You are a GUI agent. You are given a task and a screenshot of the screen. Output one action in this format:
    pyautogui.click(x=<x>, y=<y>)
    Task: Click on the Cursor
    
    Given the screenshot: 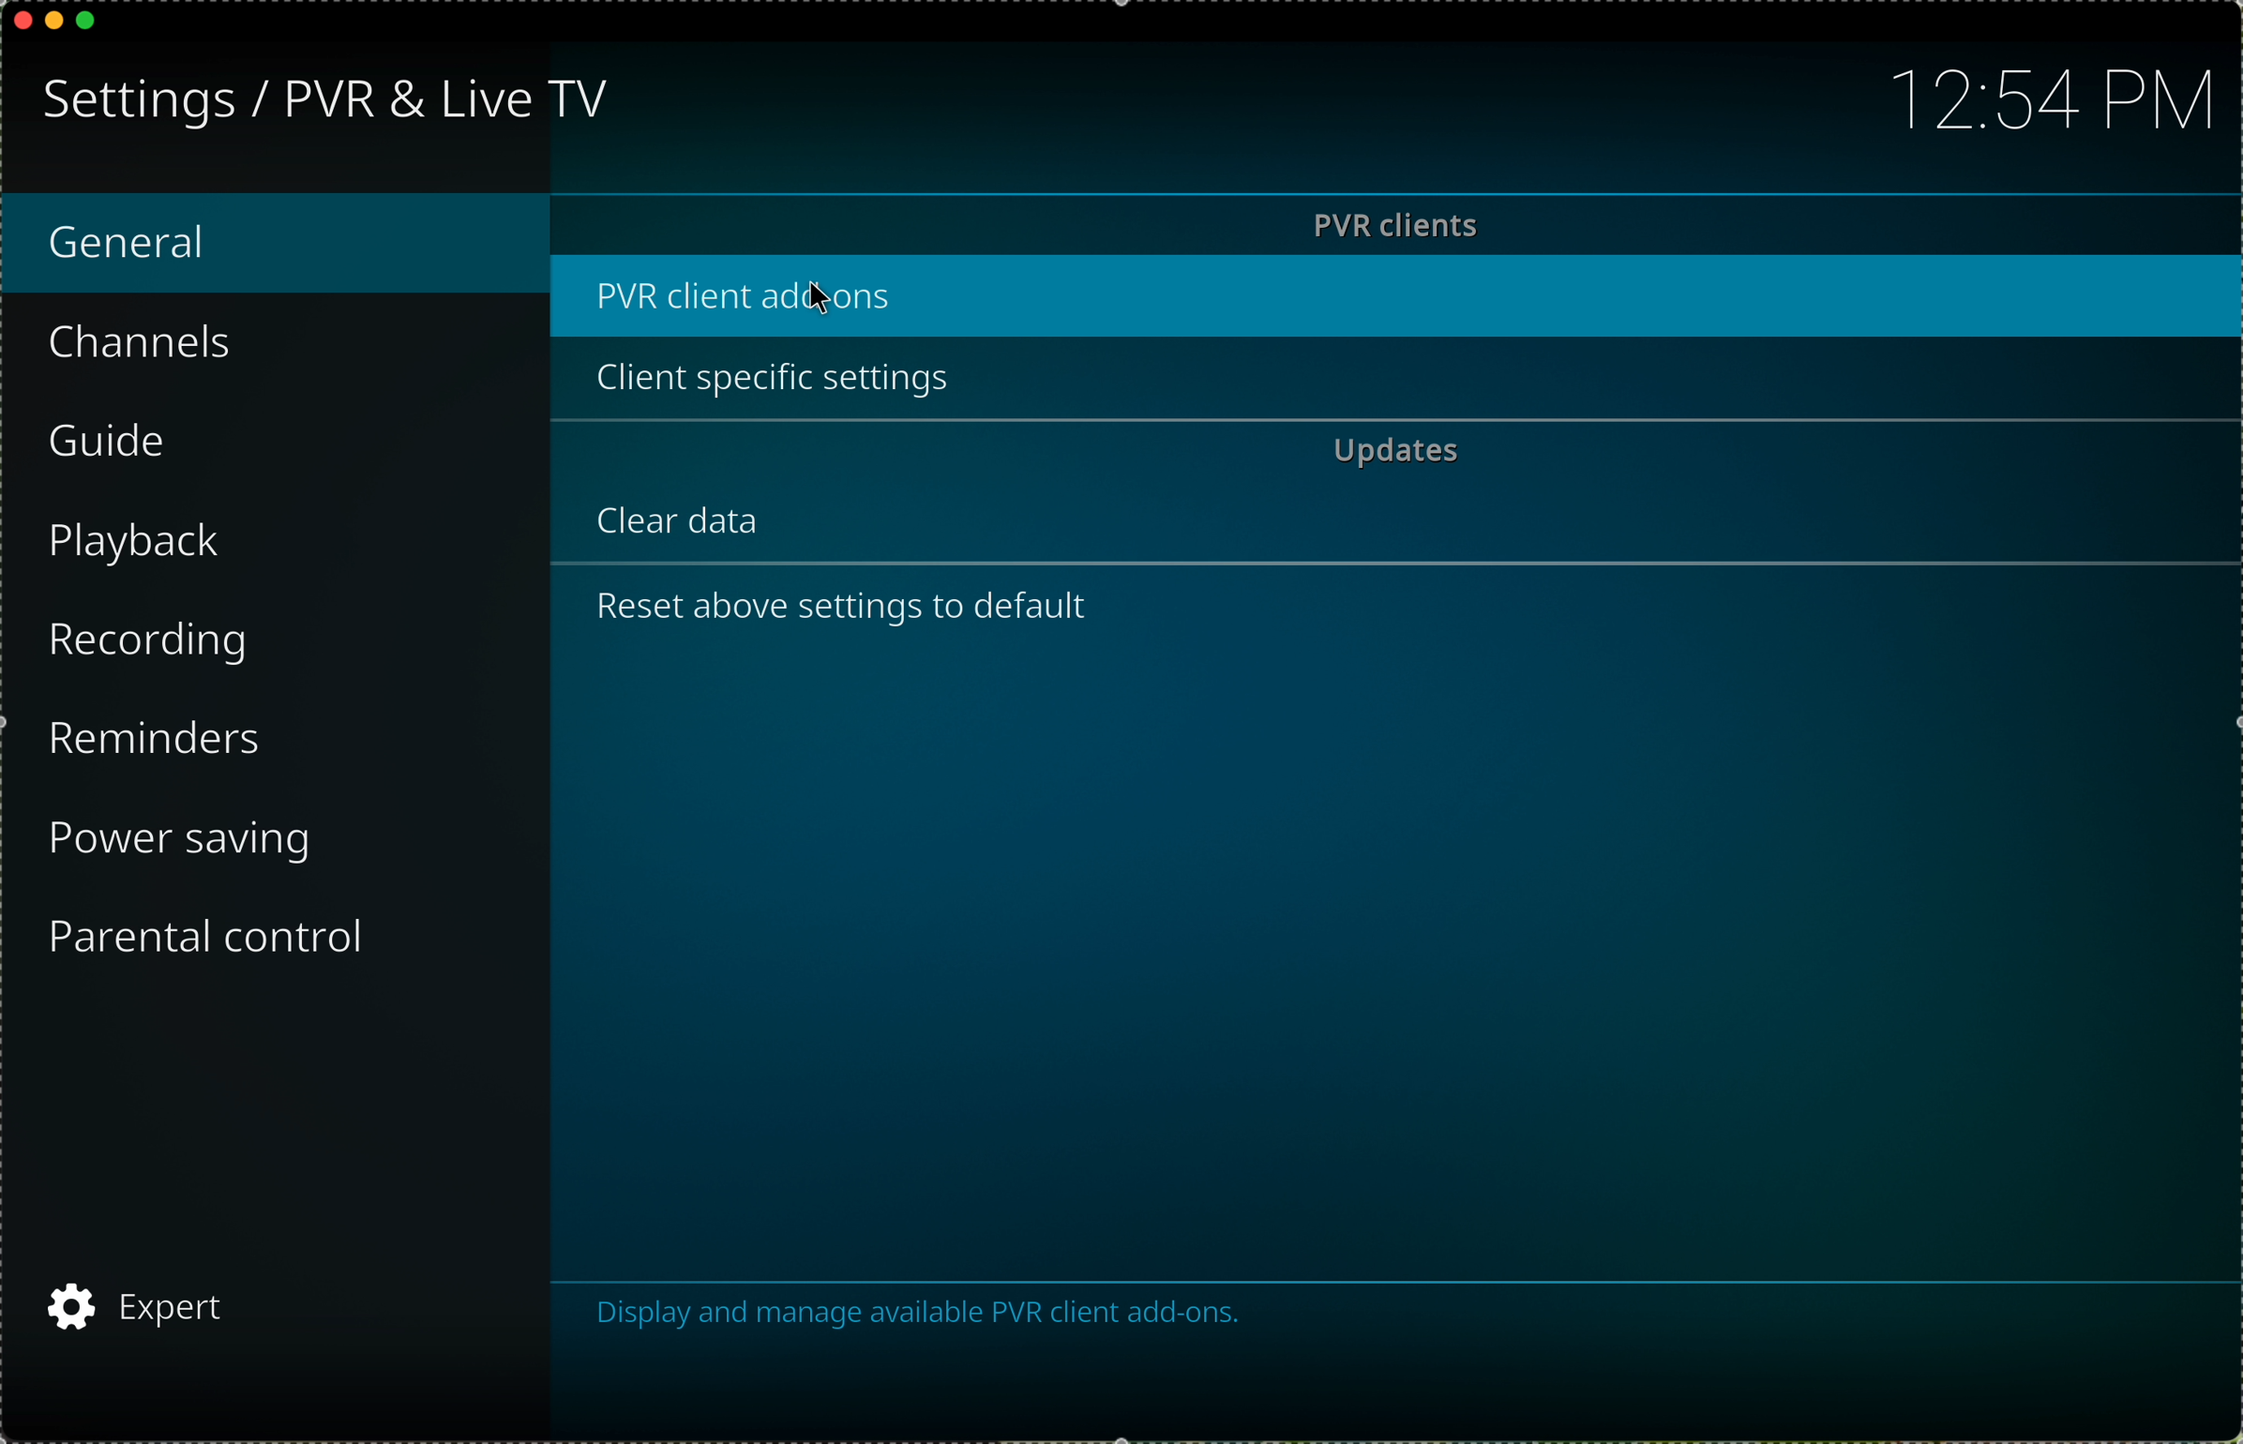 What is the action you would take?
    pyautogui.click(x=814, y=302)
    